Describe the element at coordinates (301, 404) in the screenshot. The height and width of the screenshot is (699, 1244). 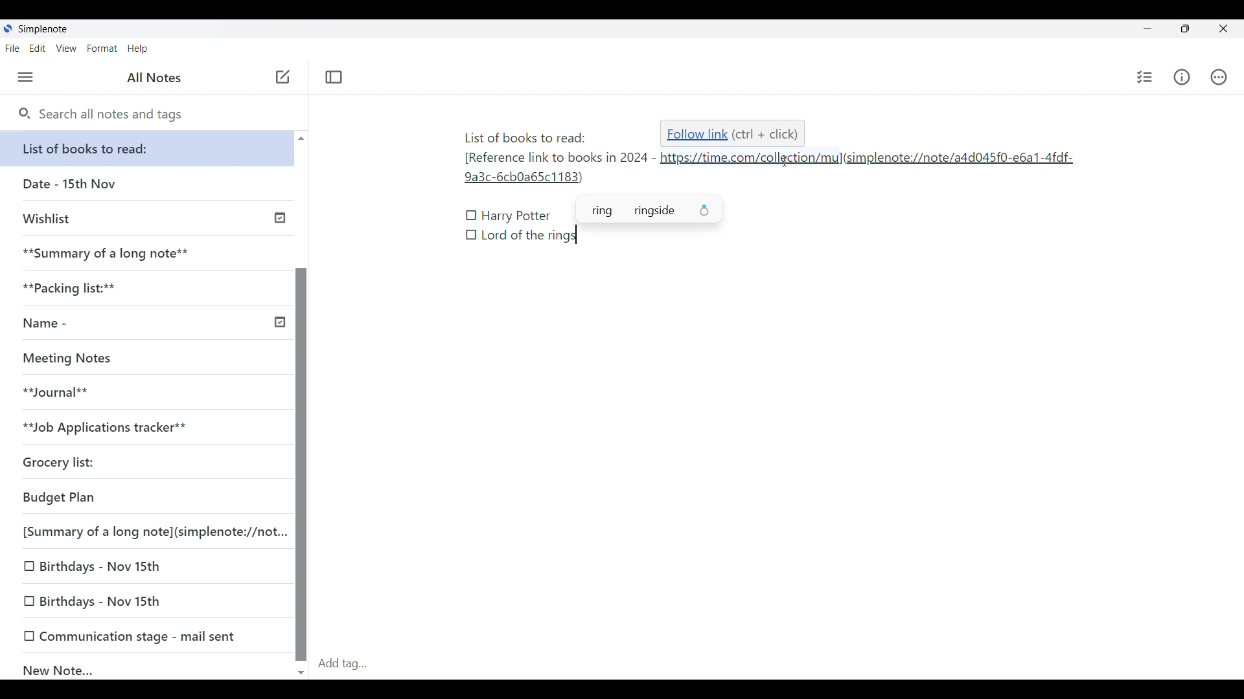
I see `Vertical scroll bar` at that location.